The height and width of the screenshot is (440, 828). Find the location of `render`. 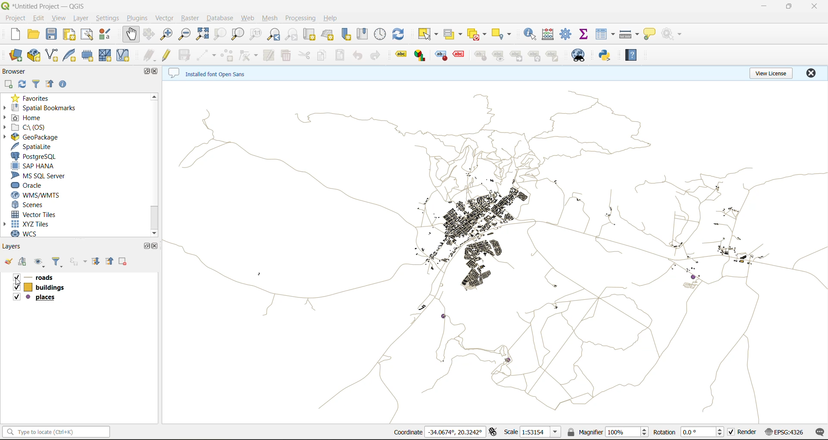

render is located at coordinates (742, 432).